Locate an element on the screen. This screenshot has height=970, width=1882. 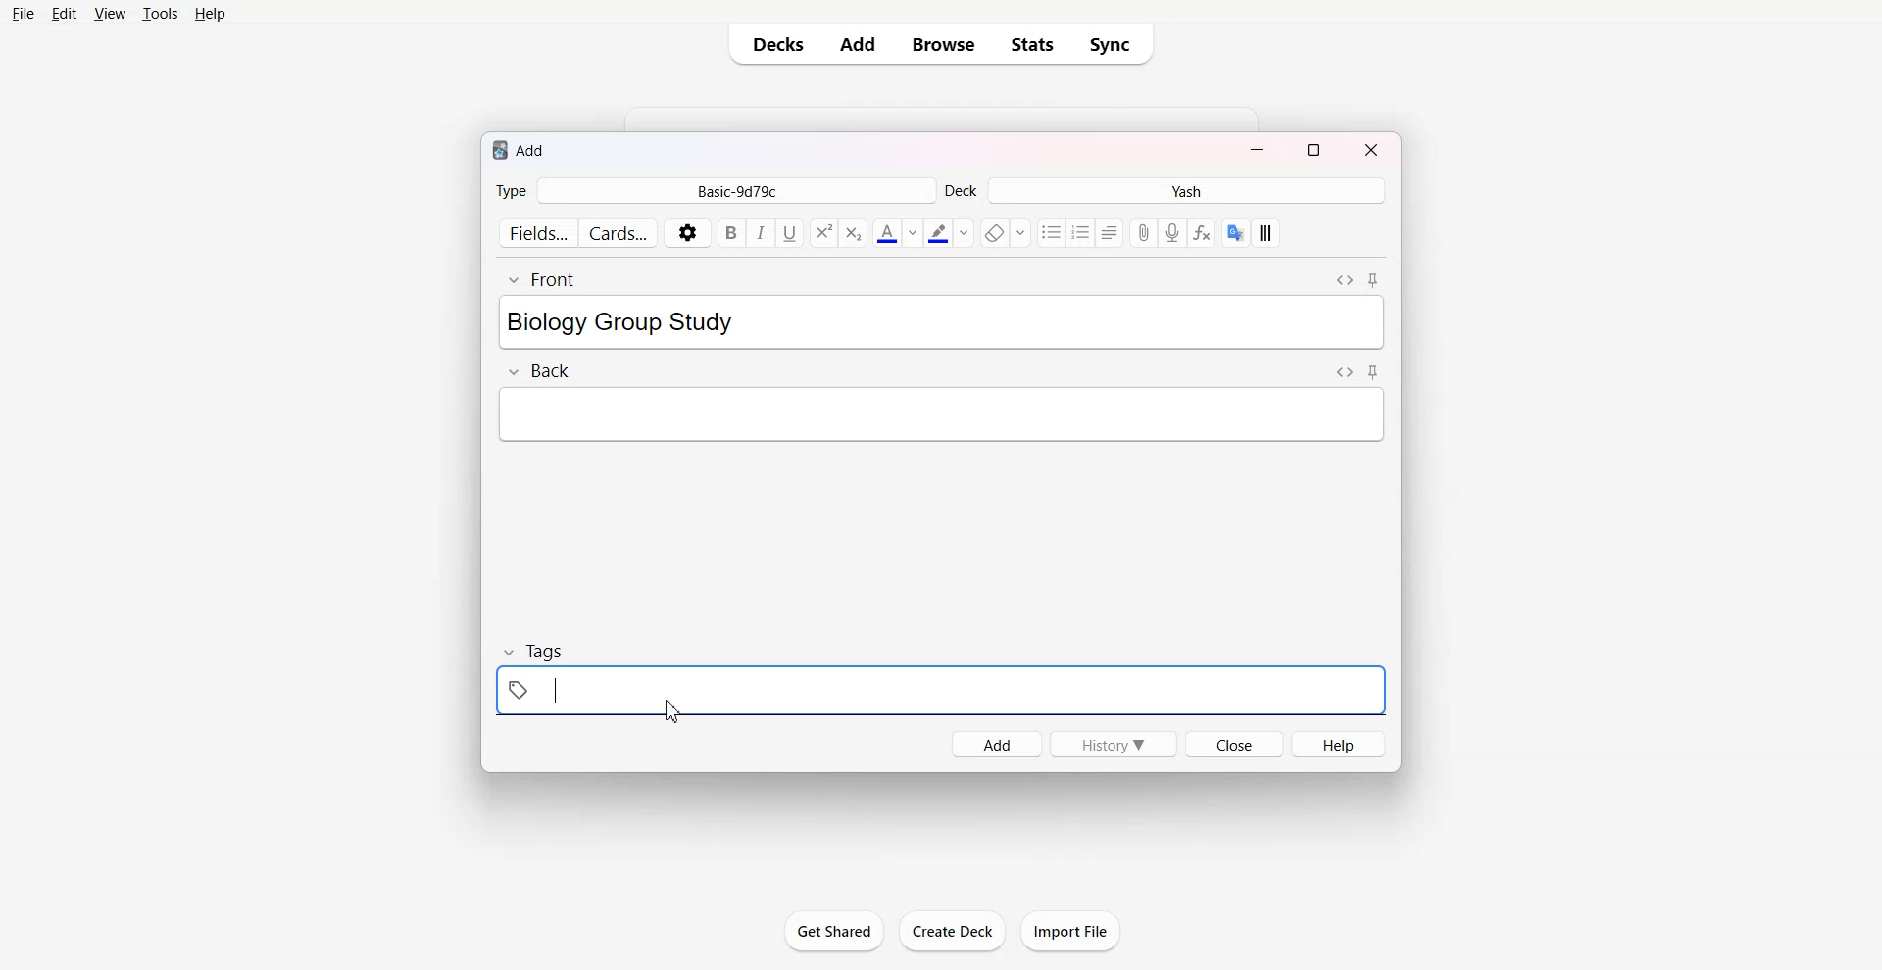
Minimize is located at coordinates (1258, 149).